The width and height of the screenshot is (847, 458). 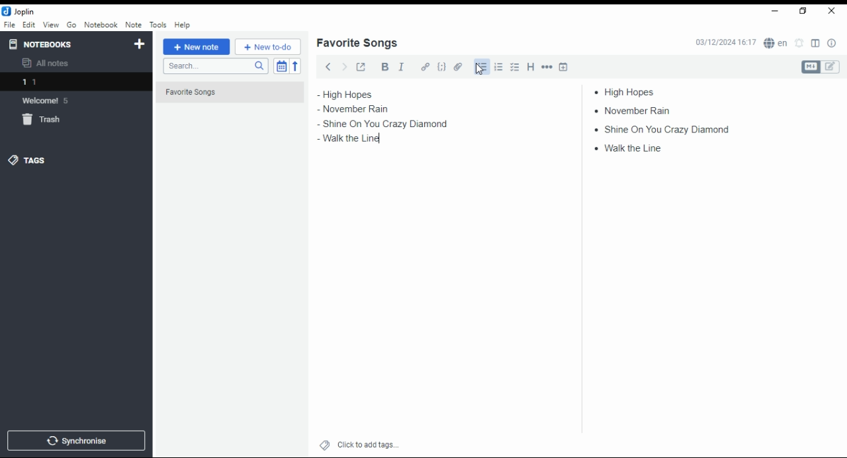 What do you see at coordinates (531, 66) in the screenshot?
I see `heading` at bounding box center [531, 66].